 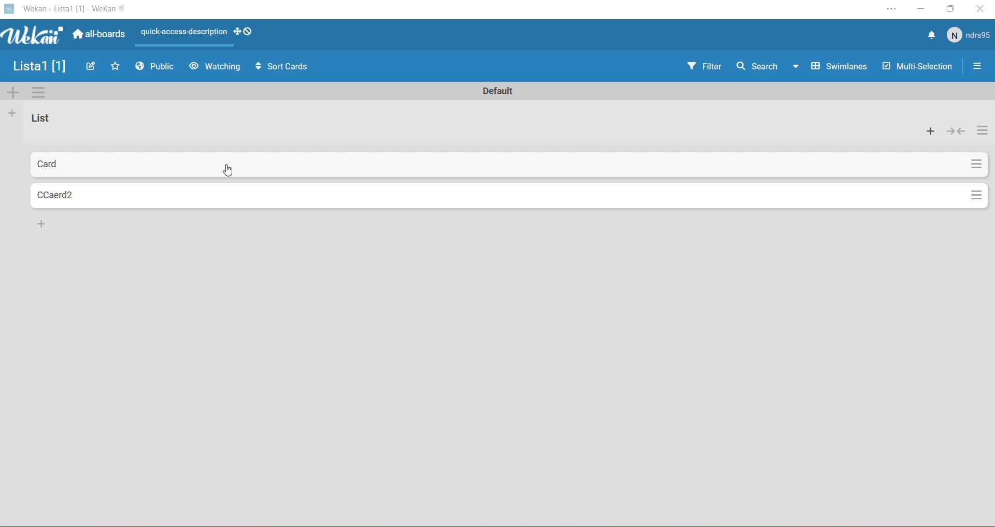 What do you see at coordinates (47, 228) in the screenshot?
I see `More` at bounding box center [47, 228].